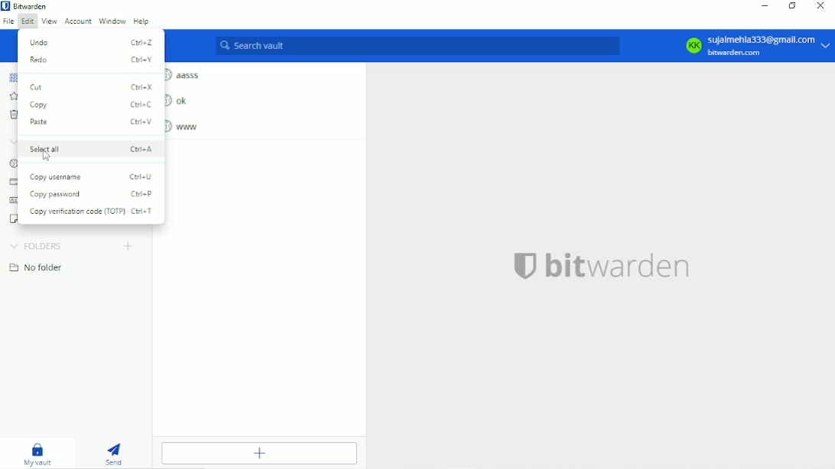 Image resolution: width=835 pixels, height=469 pixels. What do you see at coordinates (116, 452) in the screenshot?
I see `Send` at bounding box center [116, 452].